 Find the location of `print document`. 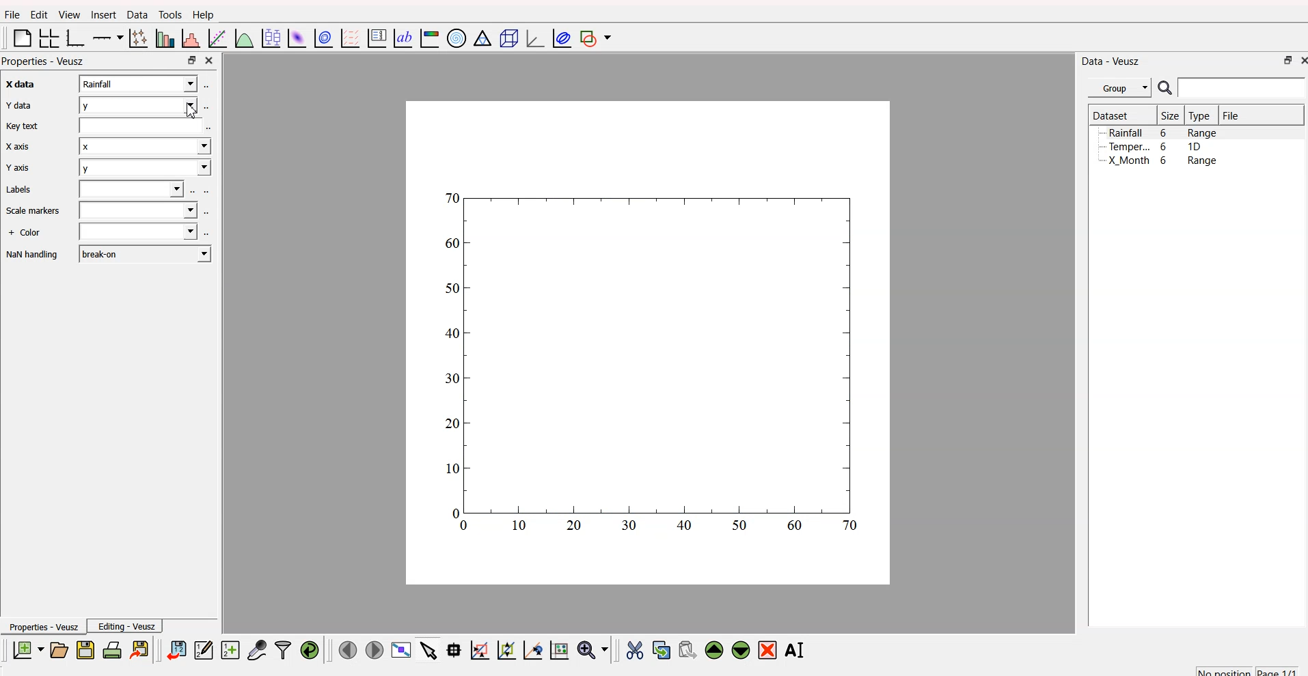

print document is located at coordinates (112, 649).